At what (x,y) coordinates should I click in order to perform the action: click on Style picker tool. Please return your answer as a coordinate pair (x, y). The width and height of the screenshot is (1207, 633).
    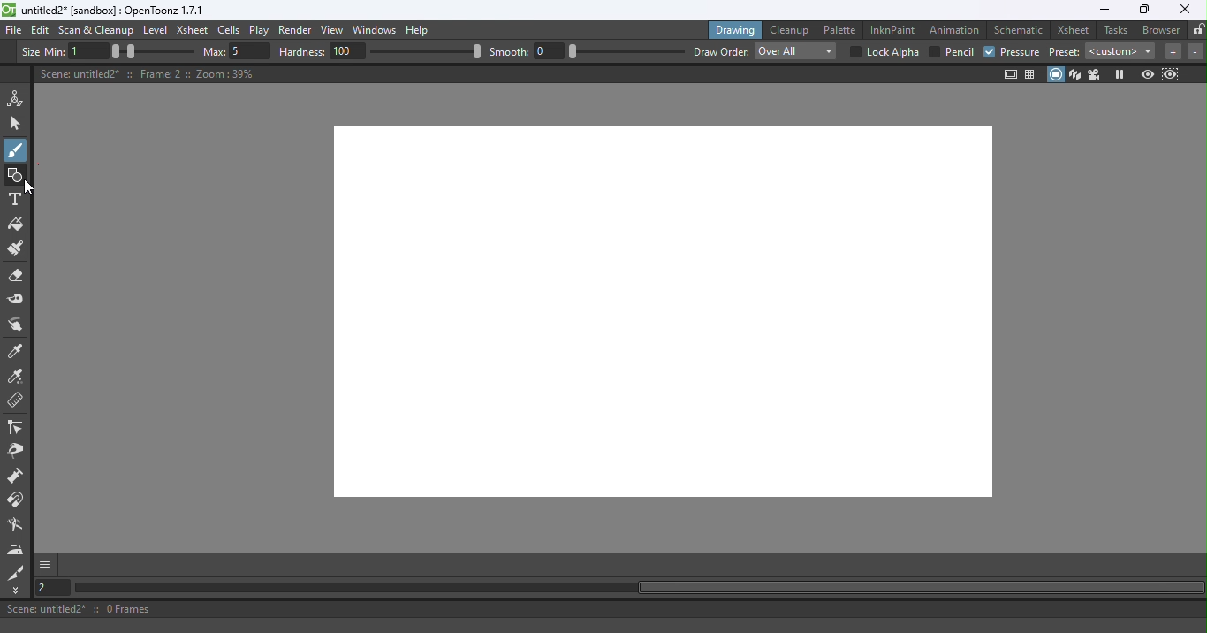
    Looking at the image, I should click on (17, 352).